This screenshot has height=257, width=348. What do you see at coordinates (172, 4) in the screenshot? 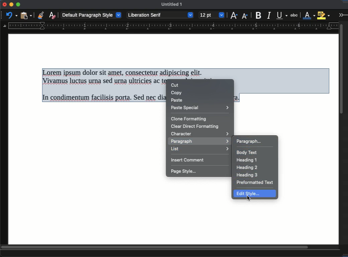
I see `untitled 1` at bounding box center [172, 4].